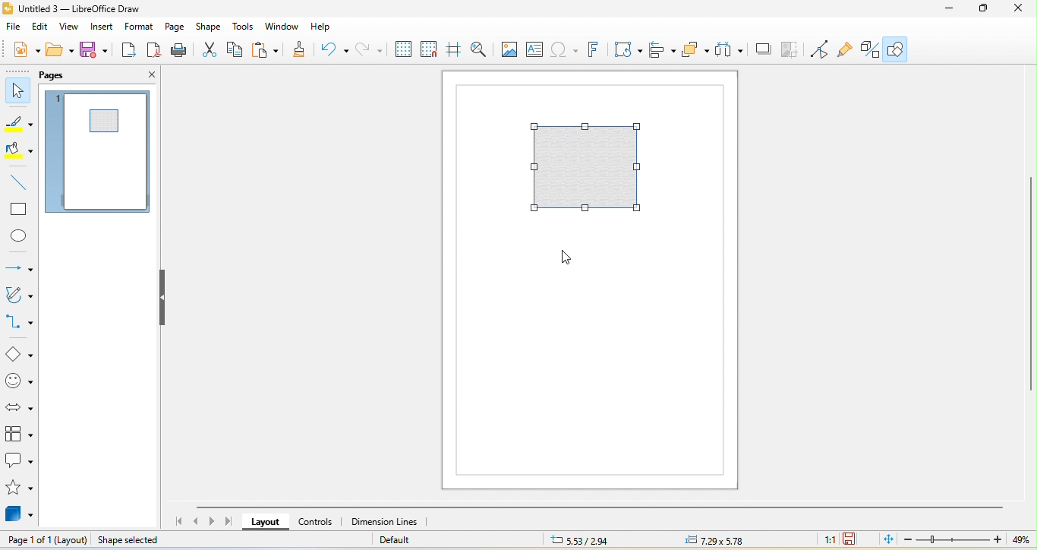  Describe the element at coordinates (268, 52) in the screenshot. I see `paste` at that location.